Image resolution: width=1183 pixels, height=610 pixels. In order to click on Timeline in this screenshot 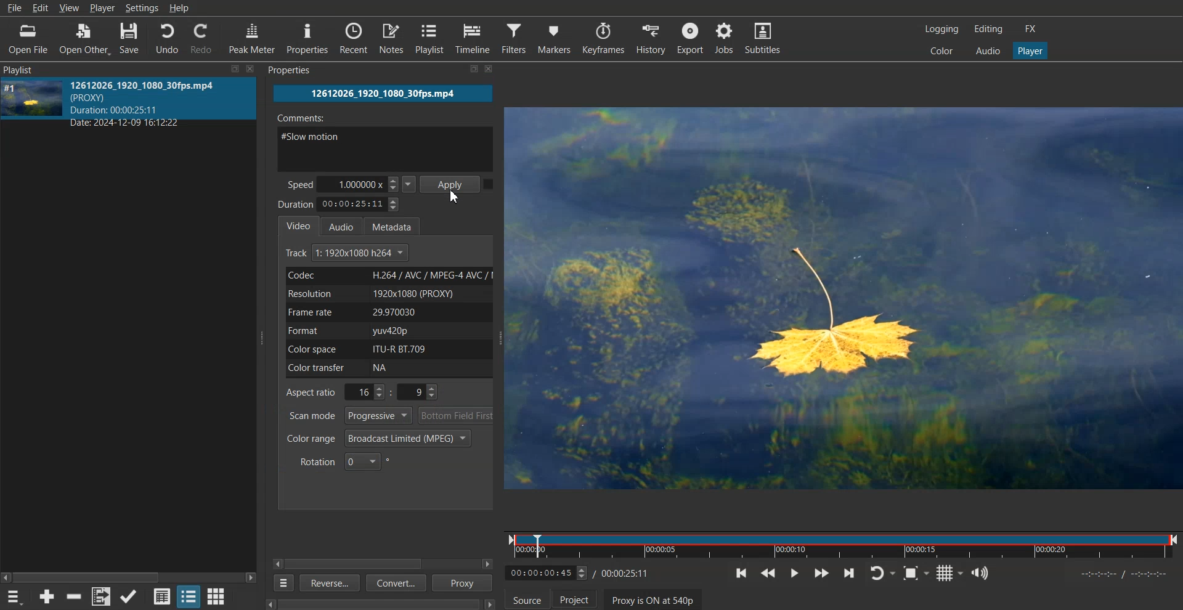, I will do `click(474, 38)`.